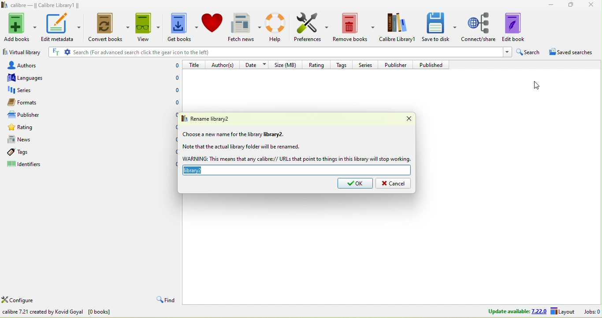 This screenshot has width=602, height=318. Describe the element at coordinates (591, 5) in the screenshot. I see `close` at that location.